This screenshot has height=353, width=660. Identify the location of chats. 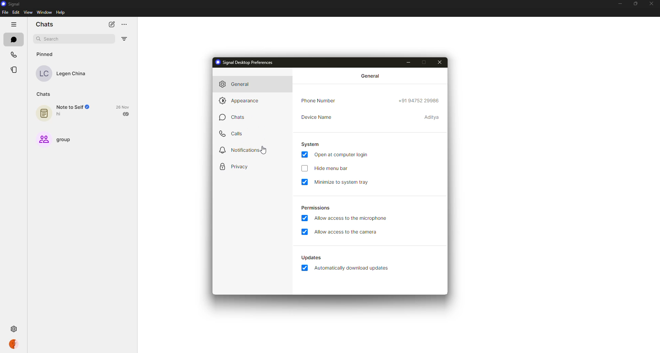
(232, 118).